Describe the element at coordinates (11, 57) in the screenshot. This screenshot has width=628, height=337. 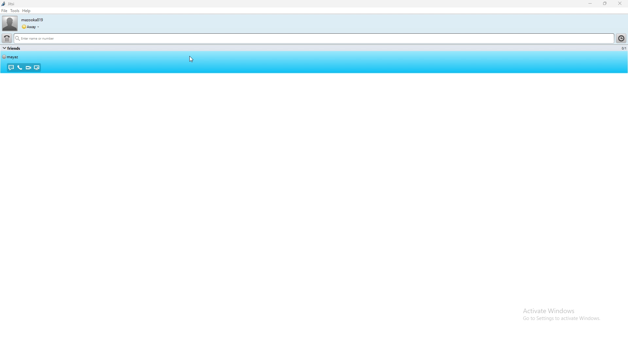
I see `contact` at that location.